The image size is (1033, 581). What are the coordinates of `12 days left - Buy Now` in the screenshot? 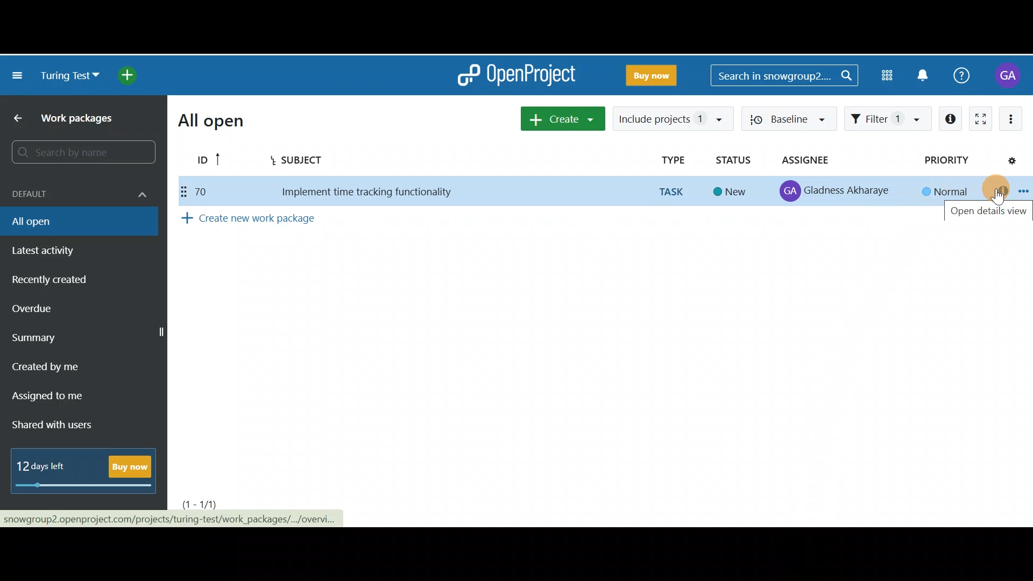 It's located at (87, 468).